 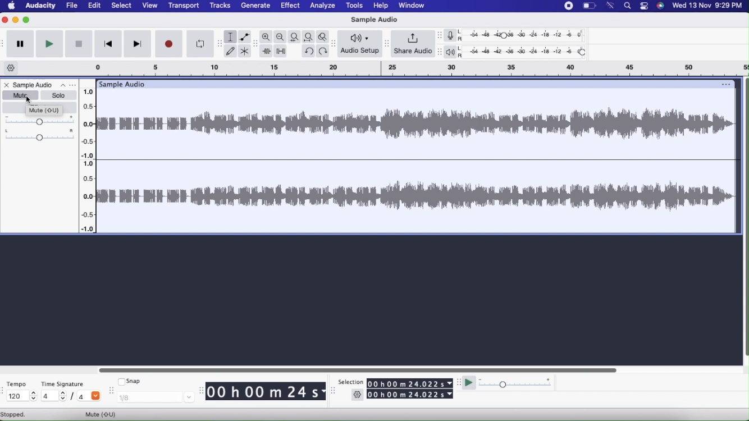 I want to click on Trim audio outside selection, so click(x=267, y=51).